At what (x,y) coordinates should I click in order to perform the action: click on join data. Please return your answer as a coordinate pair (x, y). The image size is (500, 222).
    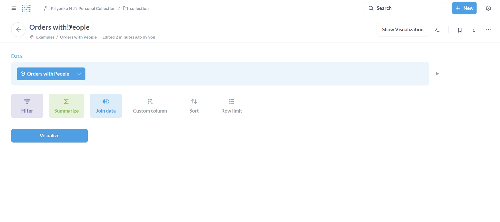
    Looking at the image, I should click on (106, 105).